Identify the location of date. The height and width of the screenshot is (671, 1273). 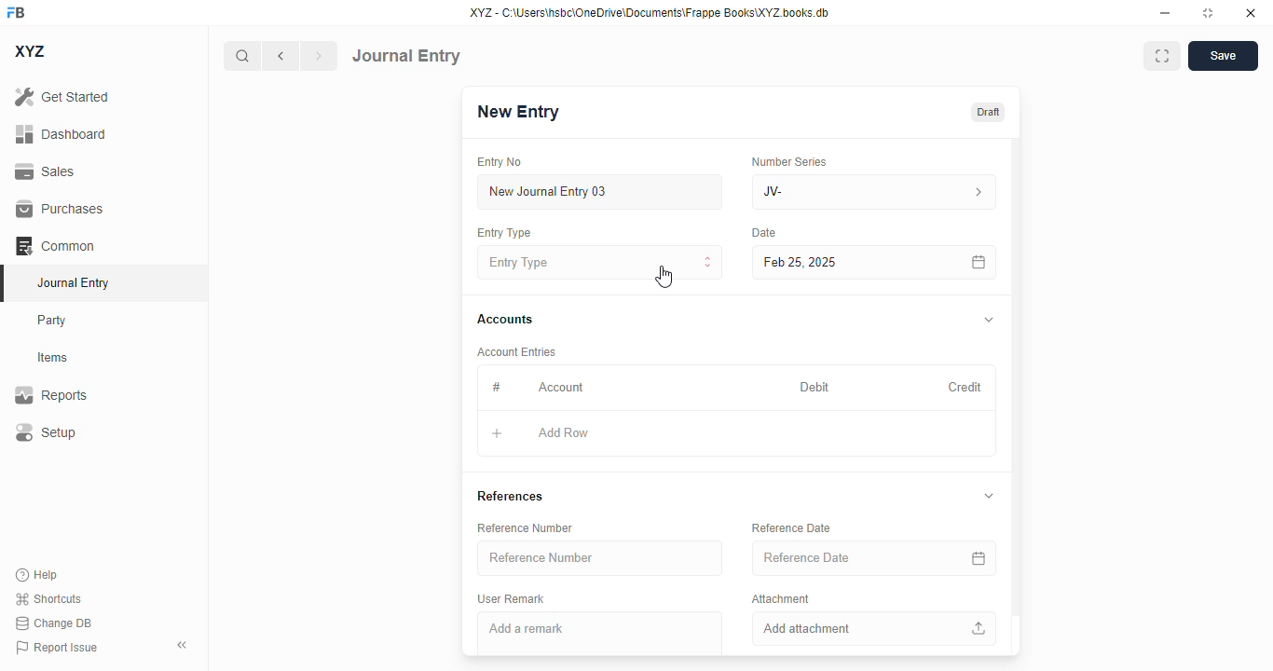
(765, 233).